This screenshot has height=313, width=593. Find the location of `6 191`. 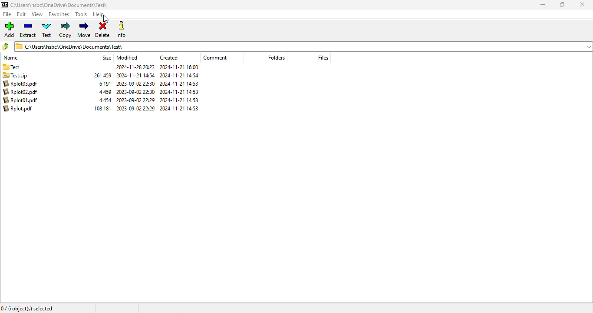

6 191 is located at coordinates (105, 83).